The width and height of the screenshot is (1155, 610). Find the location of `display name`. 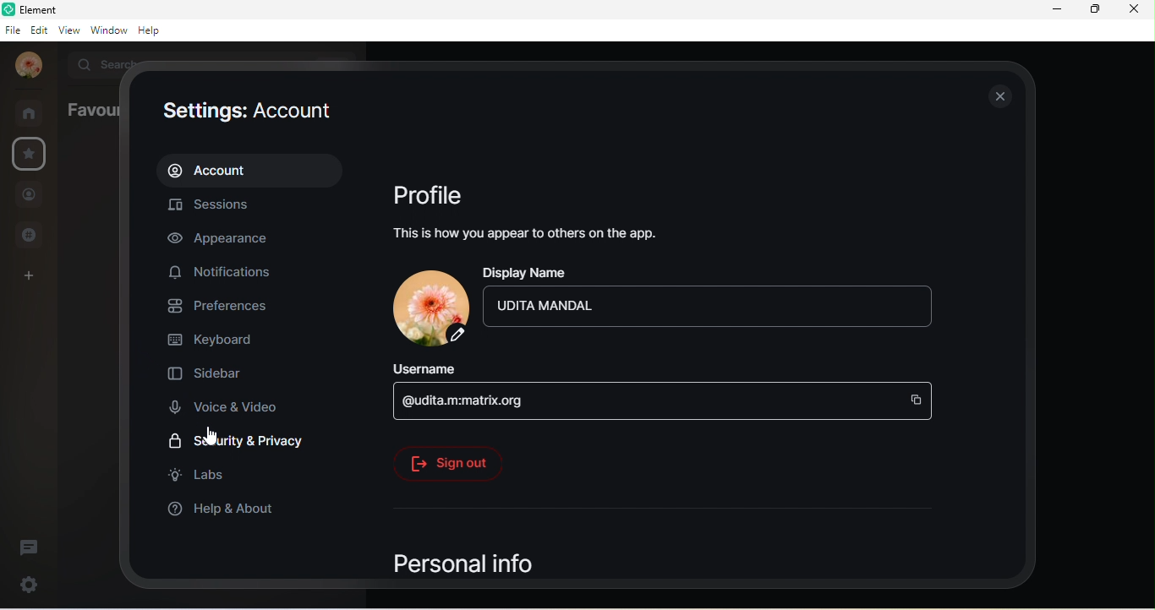

display name is located at coordinates (535, 271).